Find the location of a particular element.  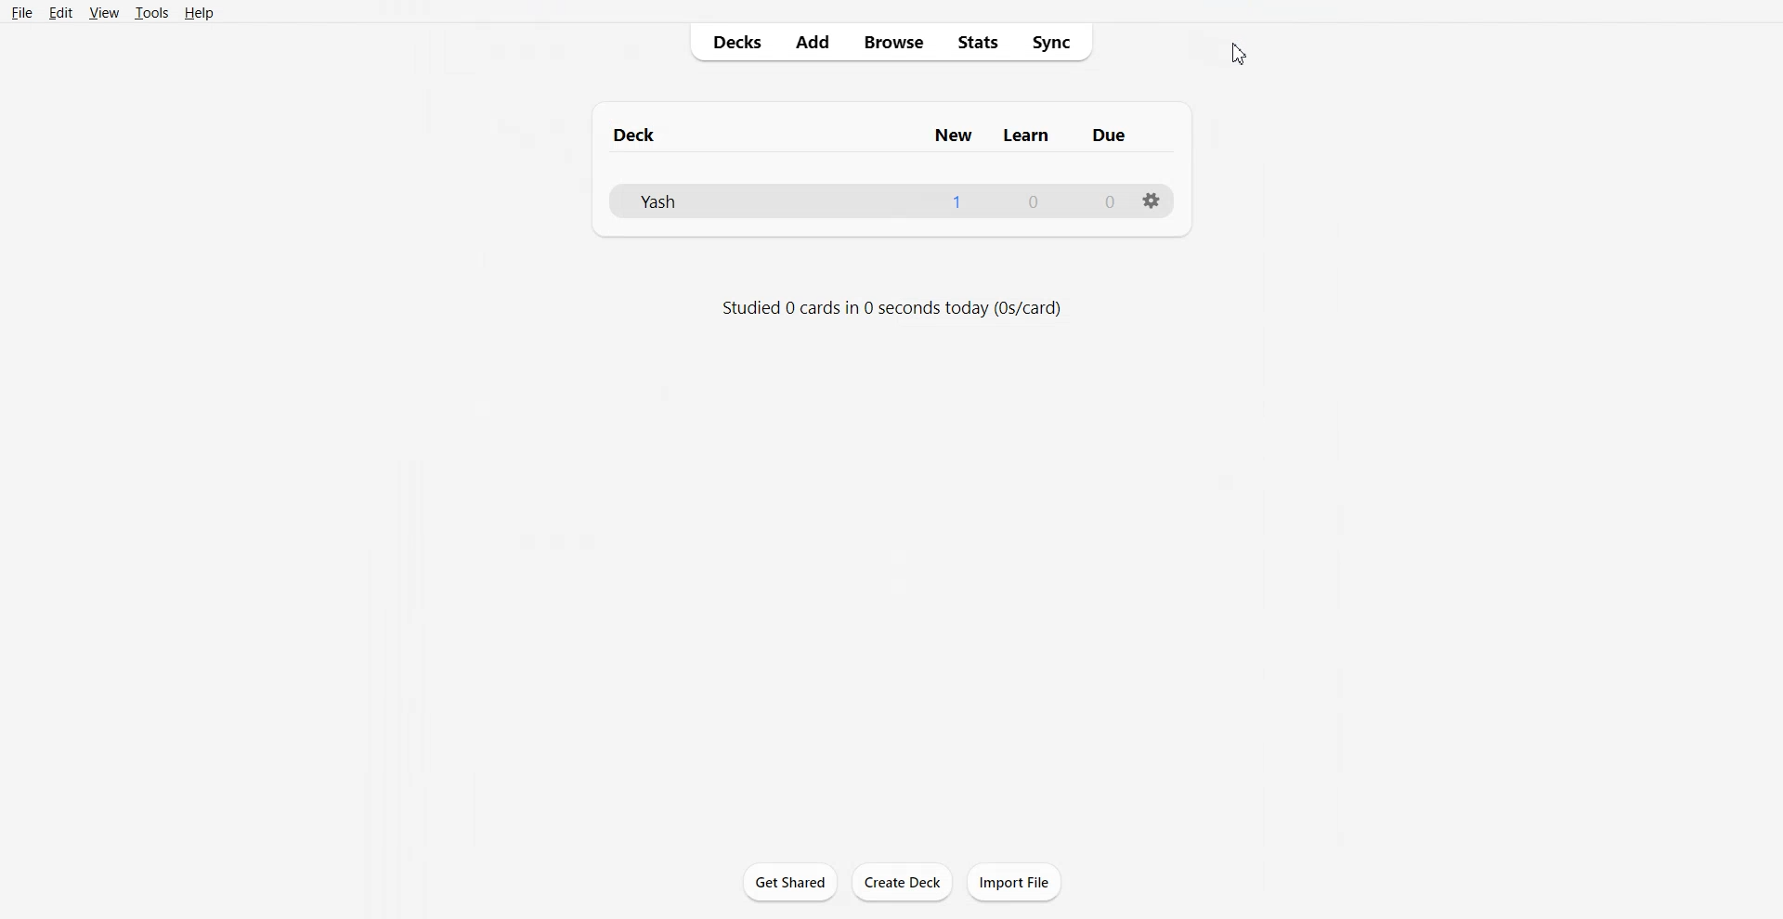

Settings is located at coordinates (1157, 208).